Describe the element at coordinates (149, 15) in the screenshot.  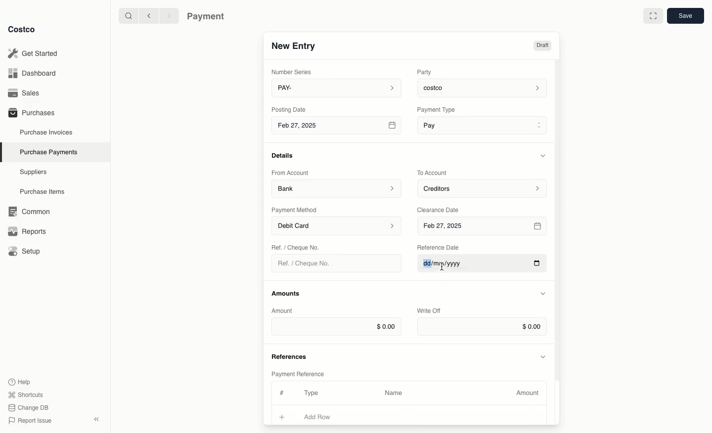
I see `Back` at that location.